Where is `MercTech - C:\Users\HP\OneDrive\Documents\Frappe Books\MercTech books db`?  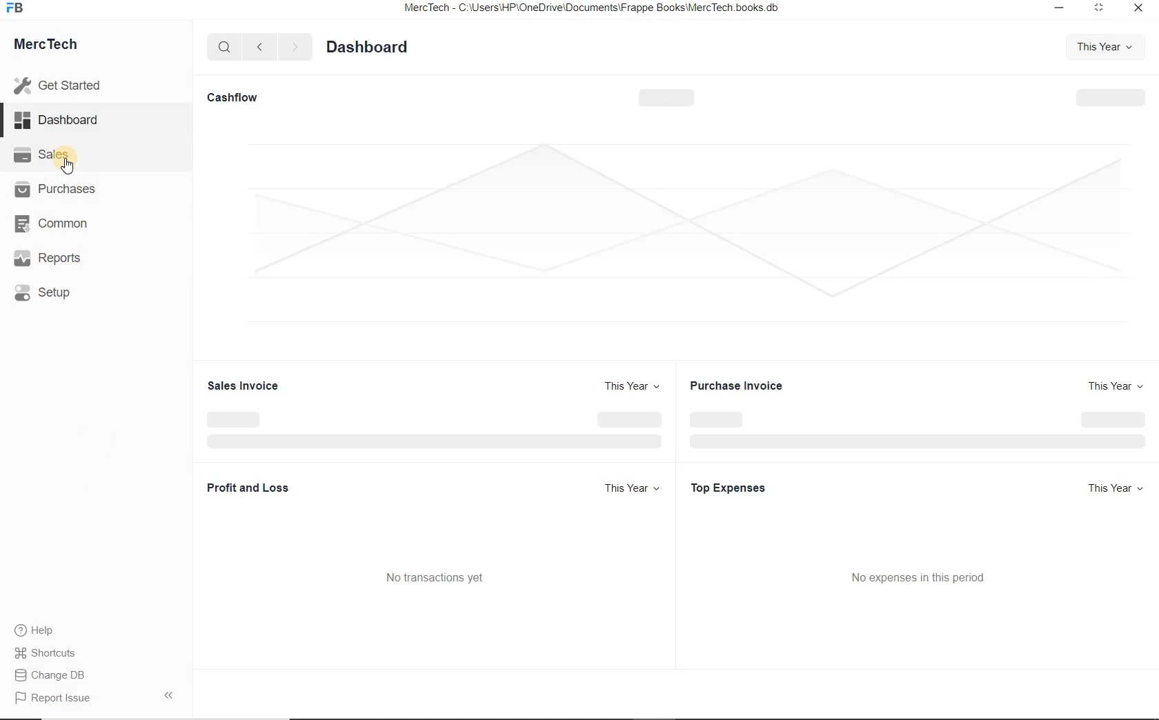
MercTech - C:\Users\HP\OneDrive\Documents\Frappe Books\MercTech books db is located at coordinates (593, 9).